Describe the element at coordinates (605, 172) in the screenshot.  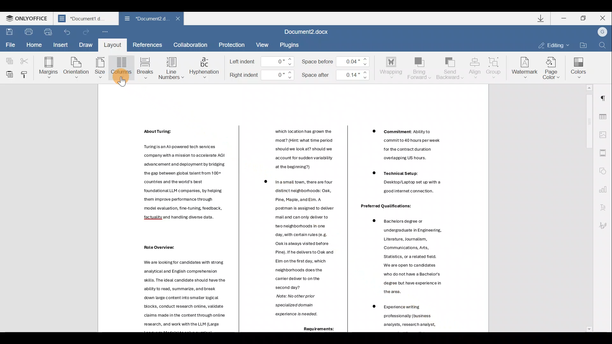
I see `Shape settings` at that location.